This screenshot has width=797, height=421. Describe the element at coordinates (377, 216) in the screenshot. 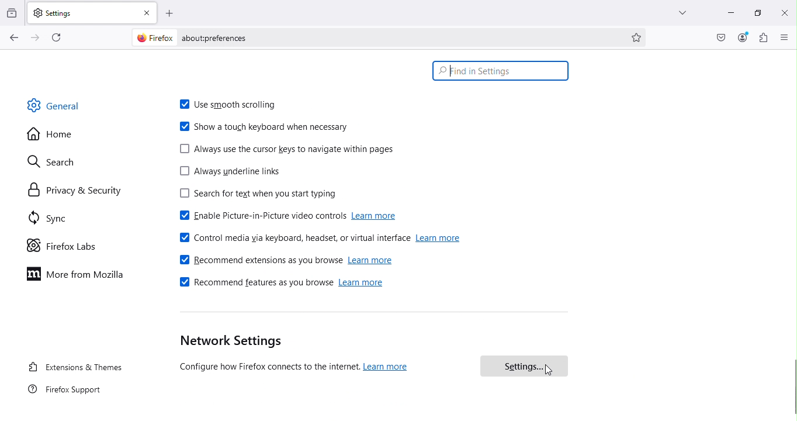

I see `learn more` at that location.